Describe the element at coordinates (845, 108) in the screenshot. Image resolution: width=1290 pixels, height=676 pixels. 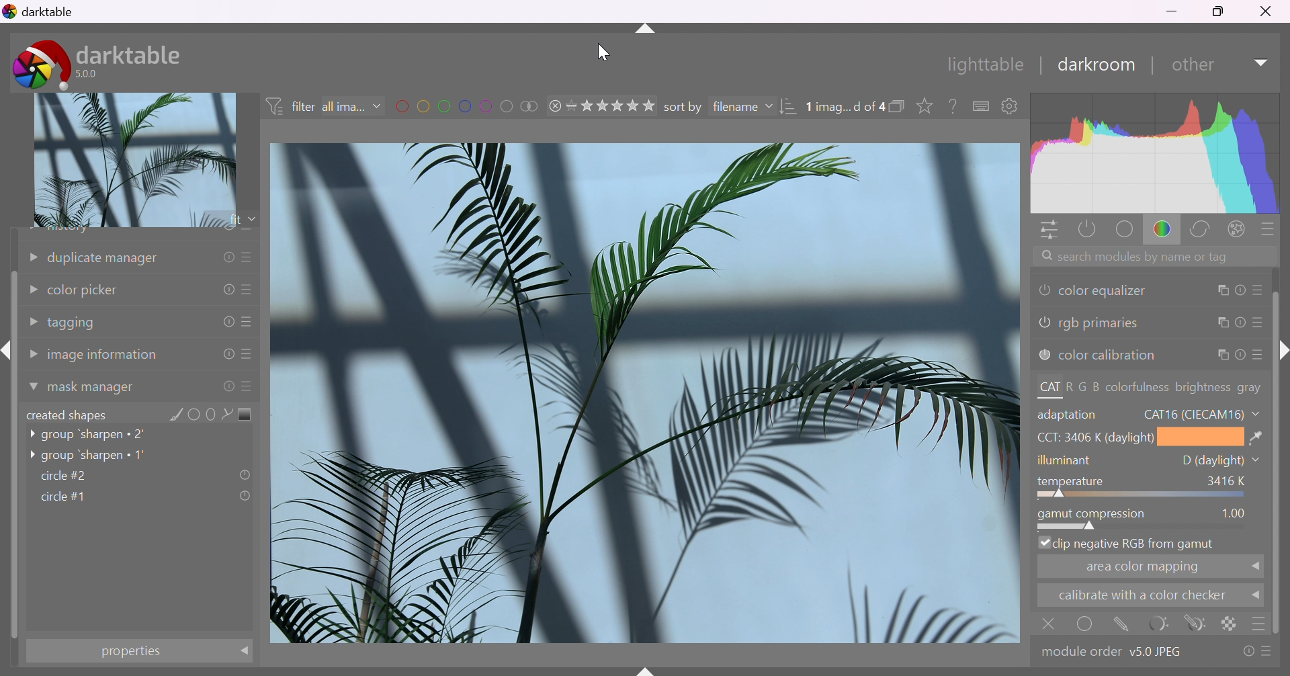
I see `1 image selected of 4` at that location.